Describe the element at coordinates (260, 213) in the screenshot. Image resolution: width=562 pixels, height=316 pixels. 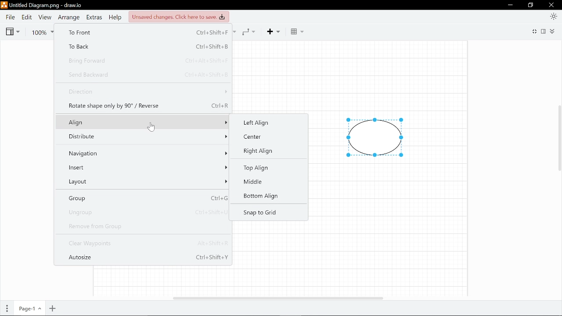
I see `Snap to grid` at that location.